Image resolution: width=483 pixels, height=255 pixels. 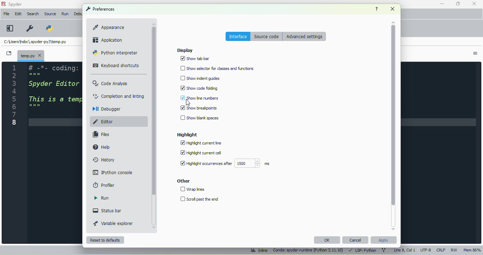 I want to click on advanced settings, so click(x=305, y=36).